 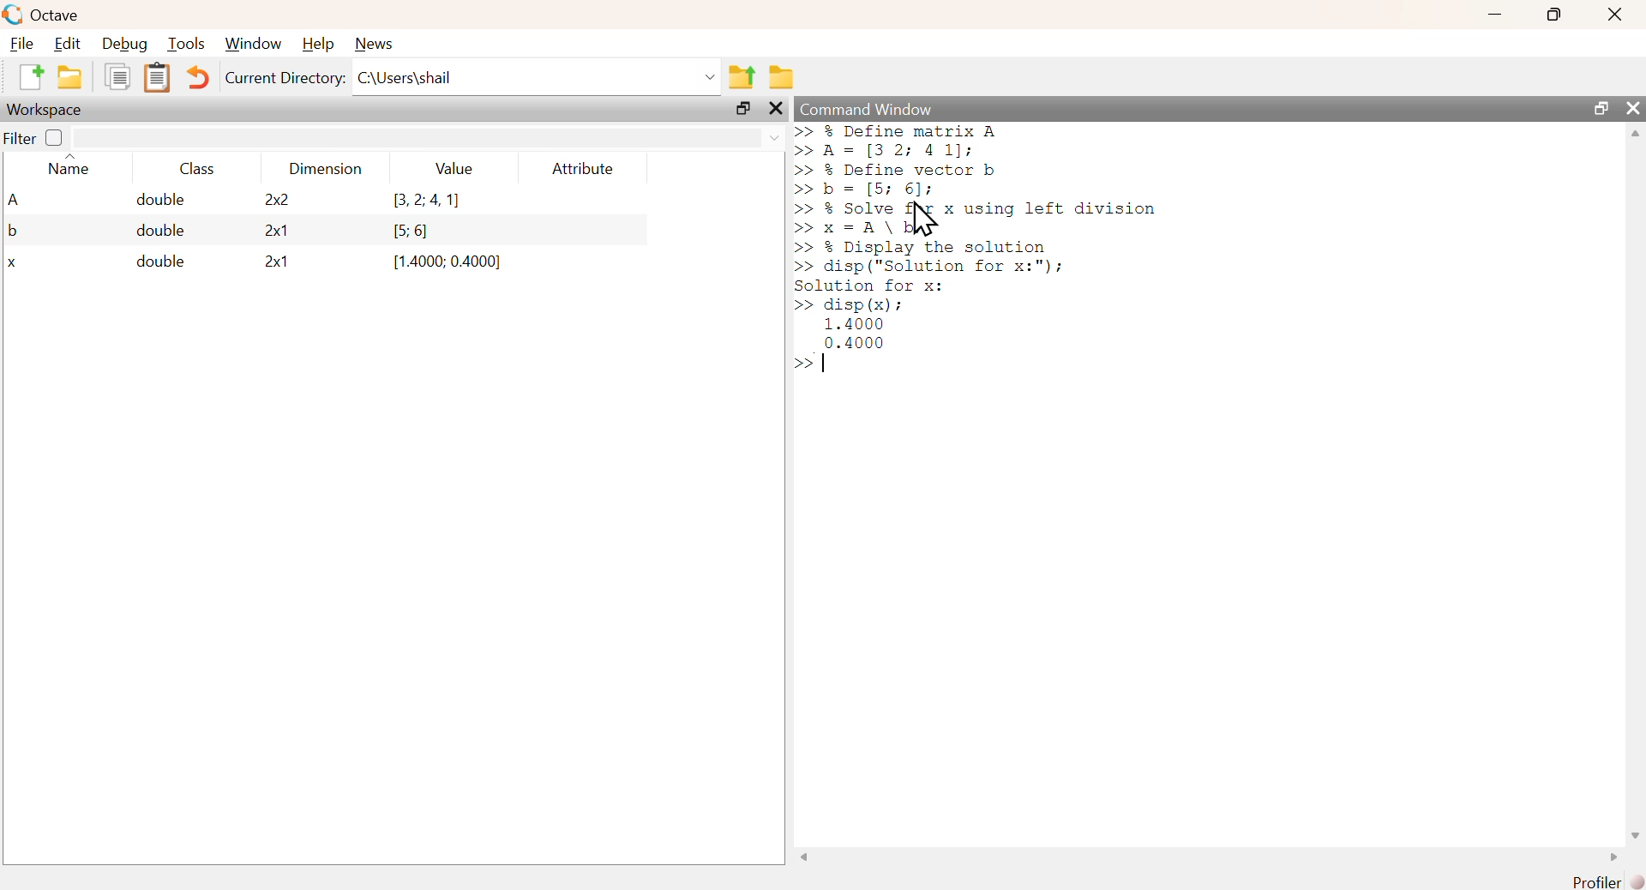 I want to click on filter, so click(x=429, y=138).